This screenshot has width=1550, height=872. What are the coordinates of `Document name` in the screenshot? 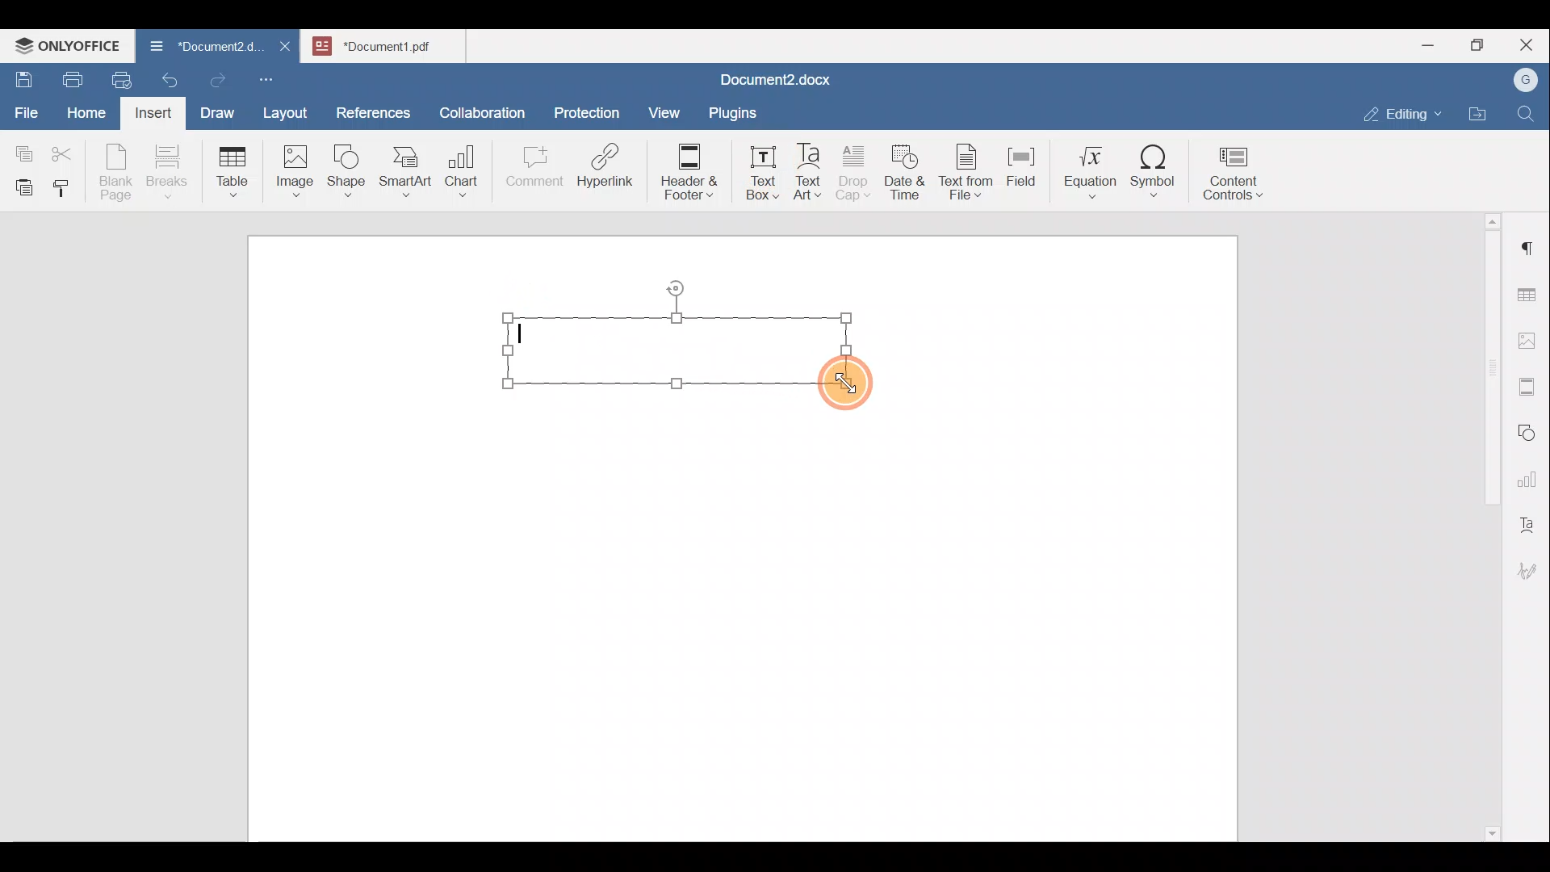 It's located at (197, 48).